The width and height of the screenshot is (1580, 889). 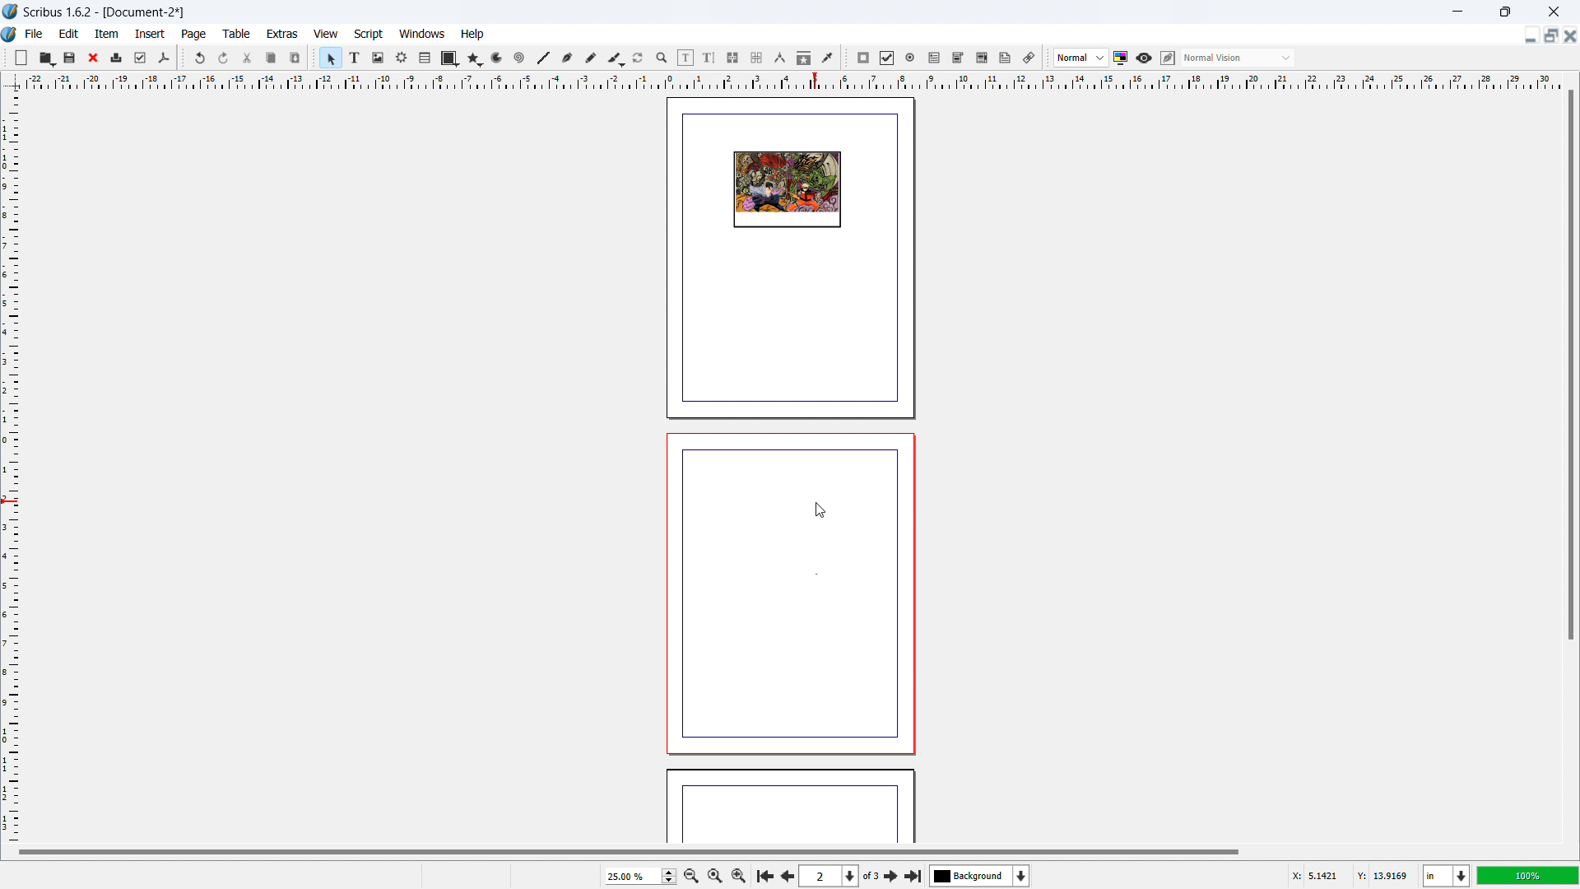 What do you see at coordinates (141, 58) in the screenshot?
I see `preflight checkbox` at bounding box center [141, 58].